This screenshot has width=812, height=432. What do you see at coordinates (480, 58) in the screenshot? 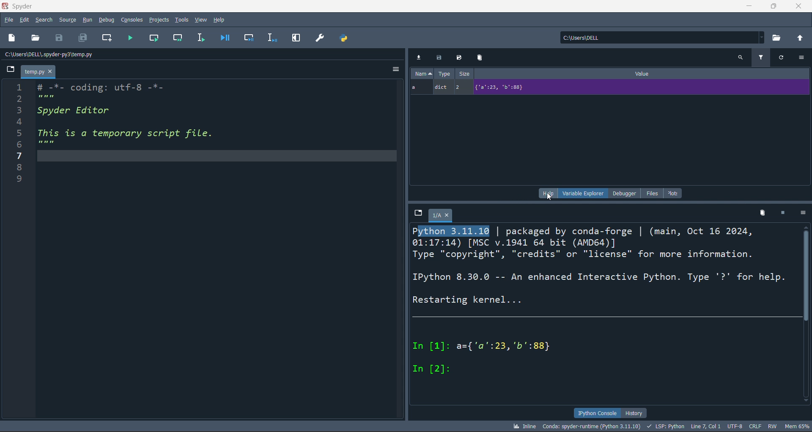
I see `delete` at bounding box center [480, 58].